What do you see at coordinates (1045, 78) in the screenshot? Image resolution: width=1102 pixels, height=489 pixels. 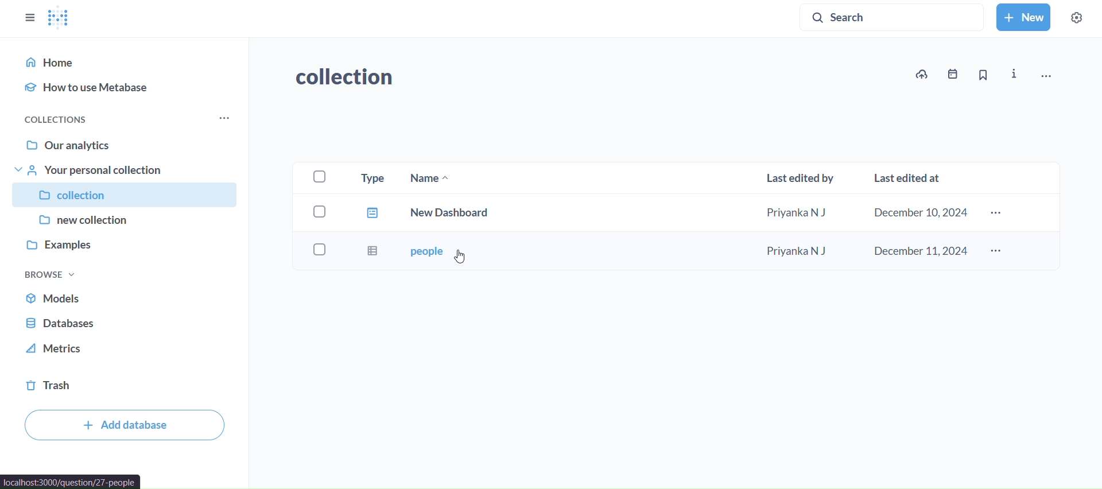 I see `move,trash, adn more` at bounding box center [1045, 78].